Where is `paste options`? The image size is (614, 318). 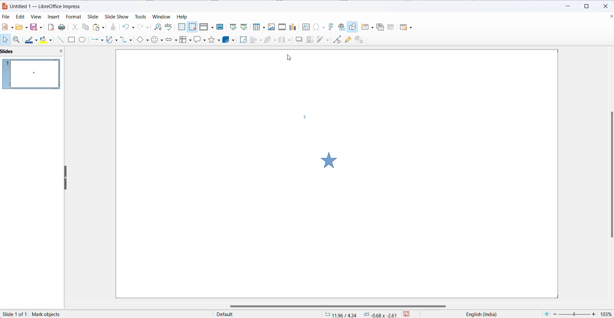
paste options is located at coordinates (99, 27).